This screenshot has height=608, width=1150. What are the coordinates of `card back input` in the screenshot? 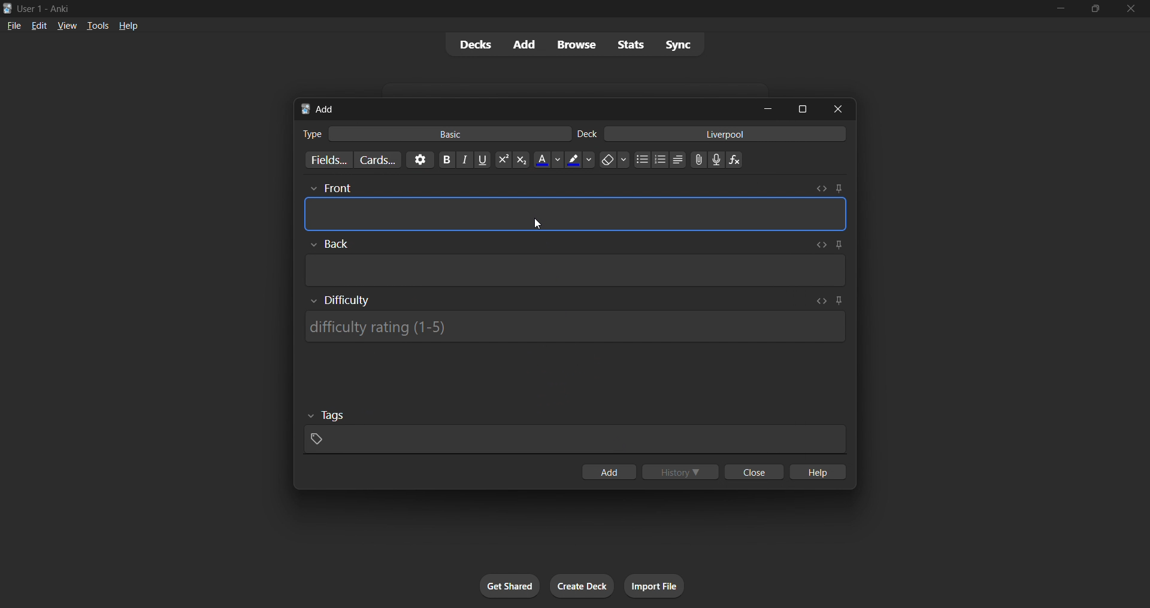 It's located at (576, 270).